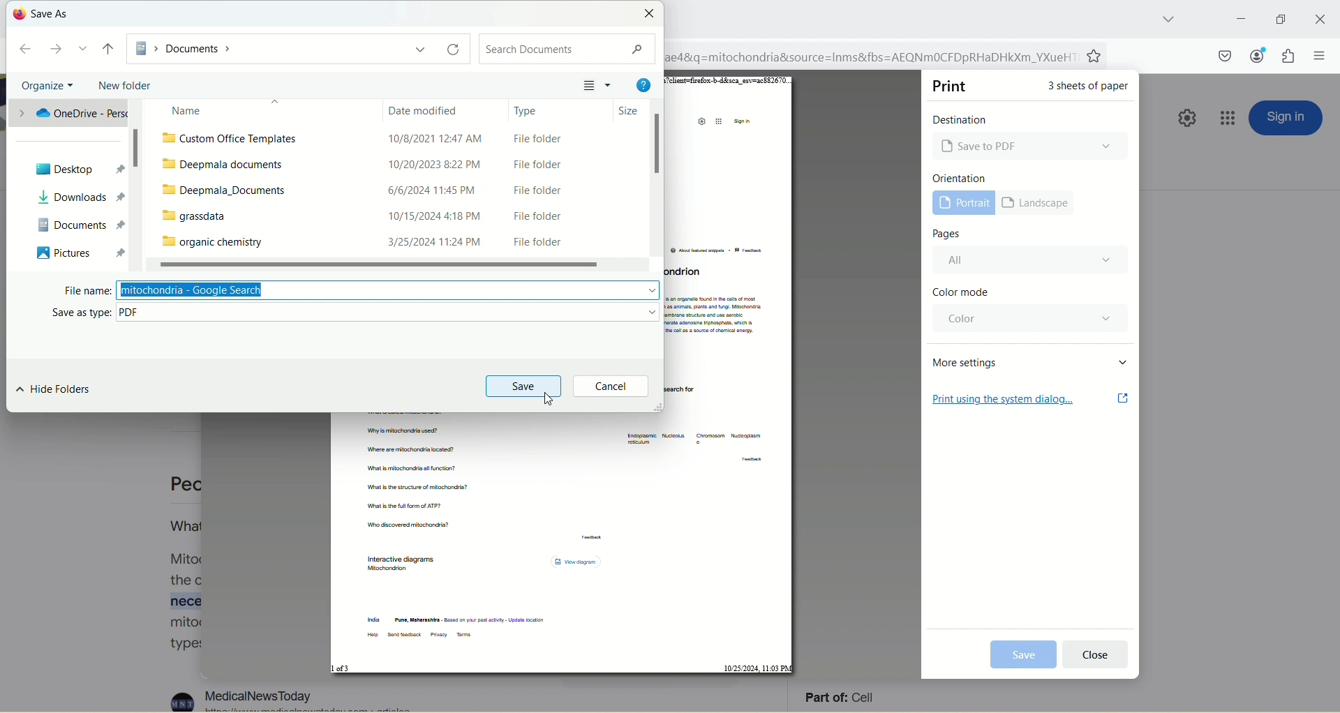 The image size is (1340, 713). I want to click on sign in, so click(1287, 118).